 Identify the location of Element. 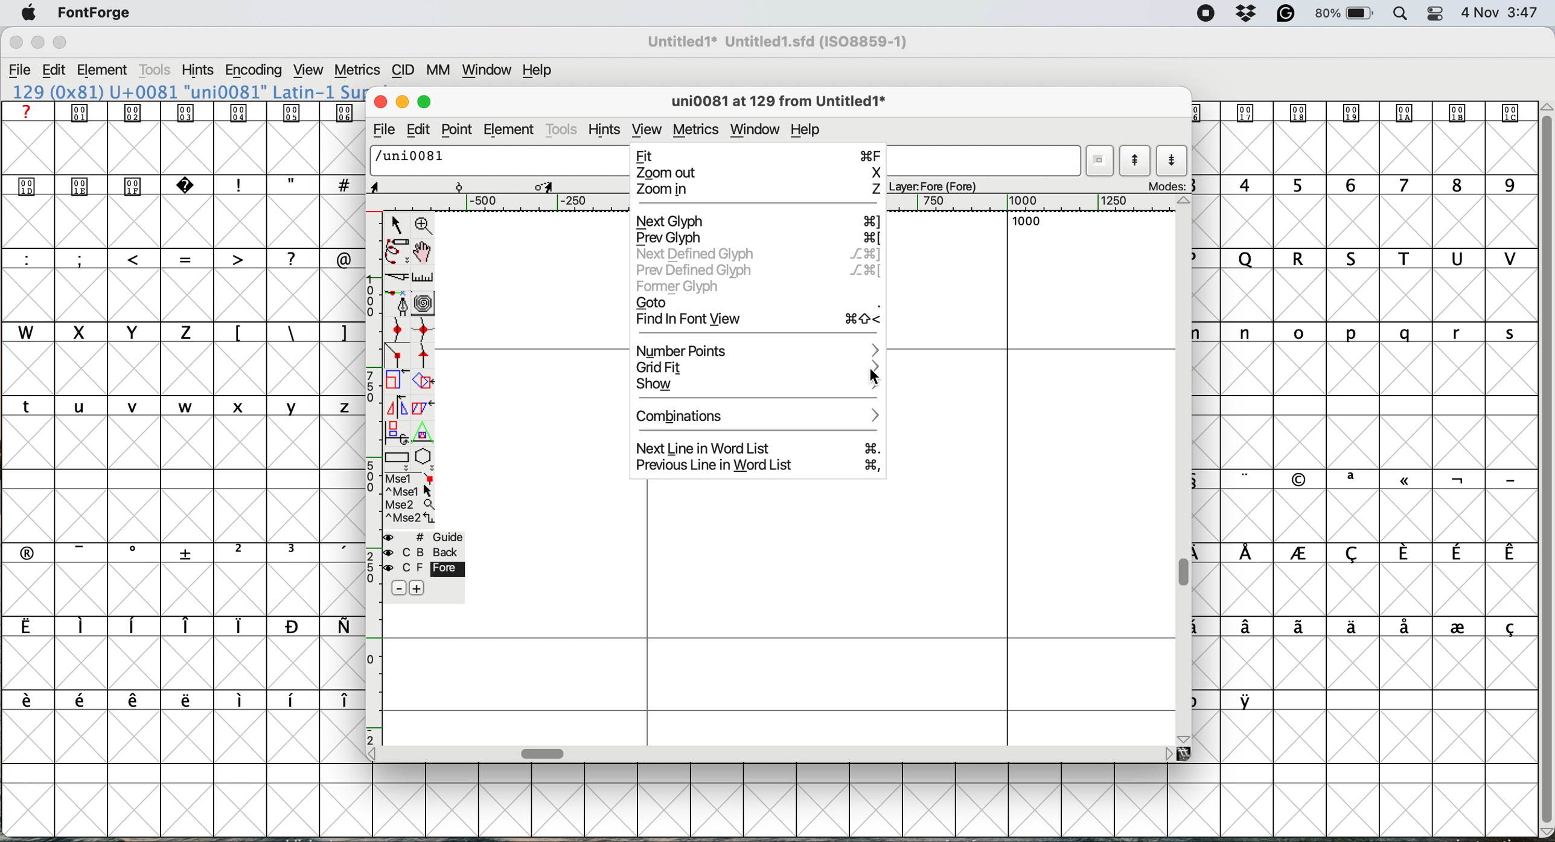
(103, 71).